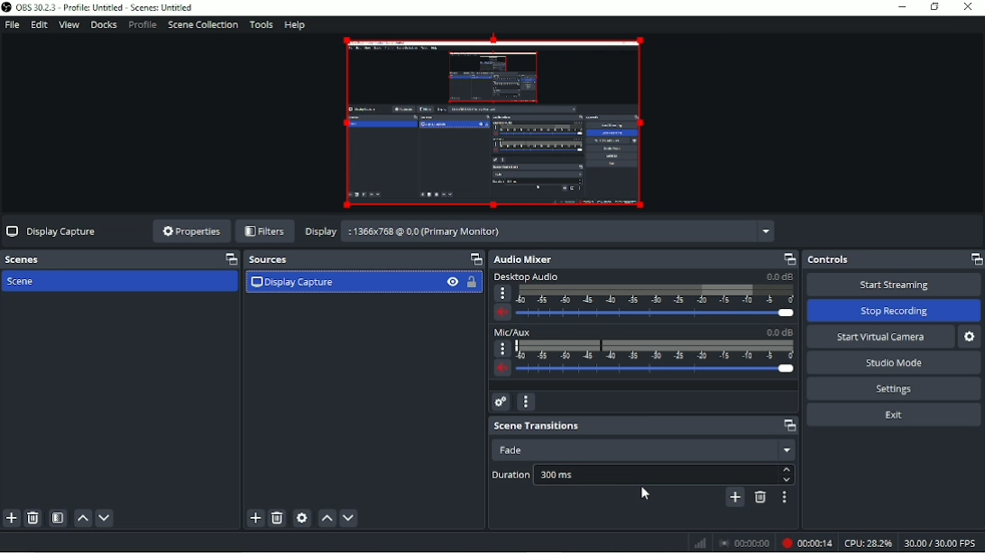 This screenshot has height=553, width=985. Describe the element at coordinates (967, 499) in the screenshot. I see `Add configurable transition` at that location.